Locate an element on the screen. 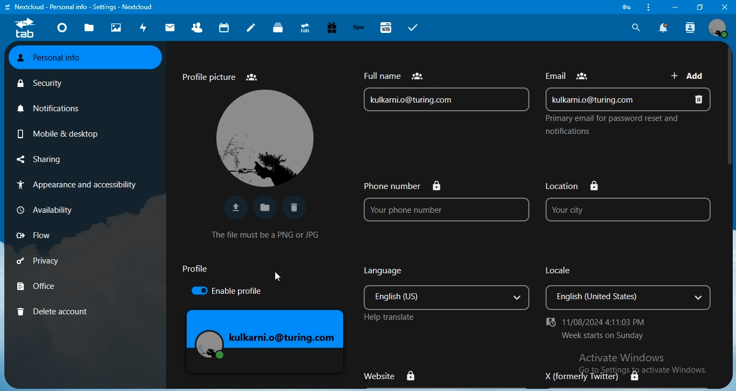  security is located at coordinates (41, 84).